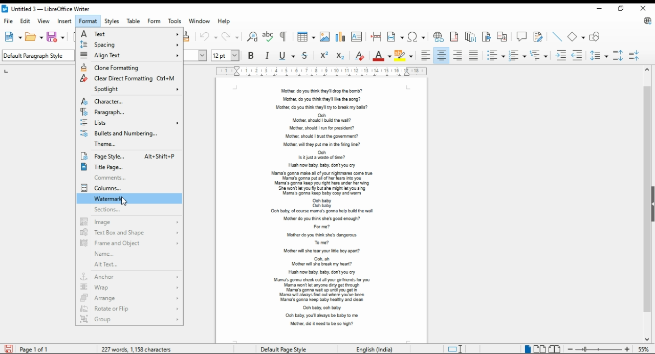  I want to click on justified, so click(474, 55).